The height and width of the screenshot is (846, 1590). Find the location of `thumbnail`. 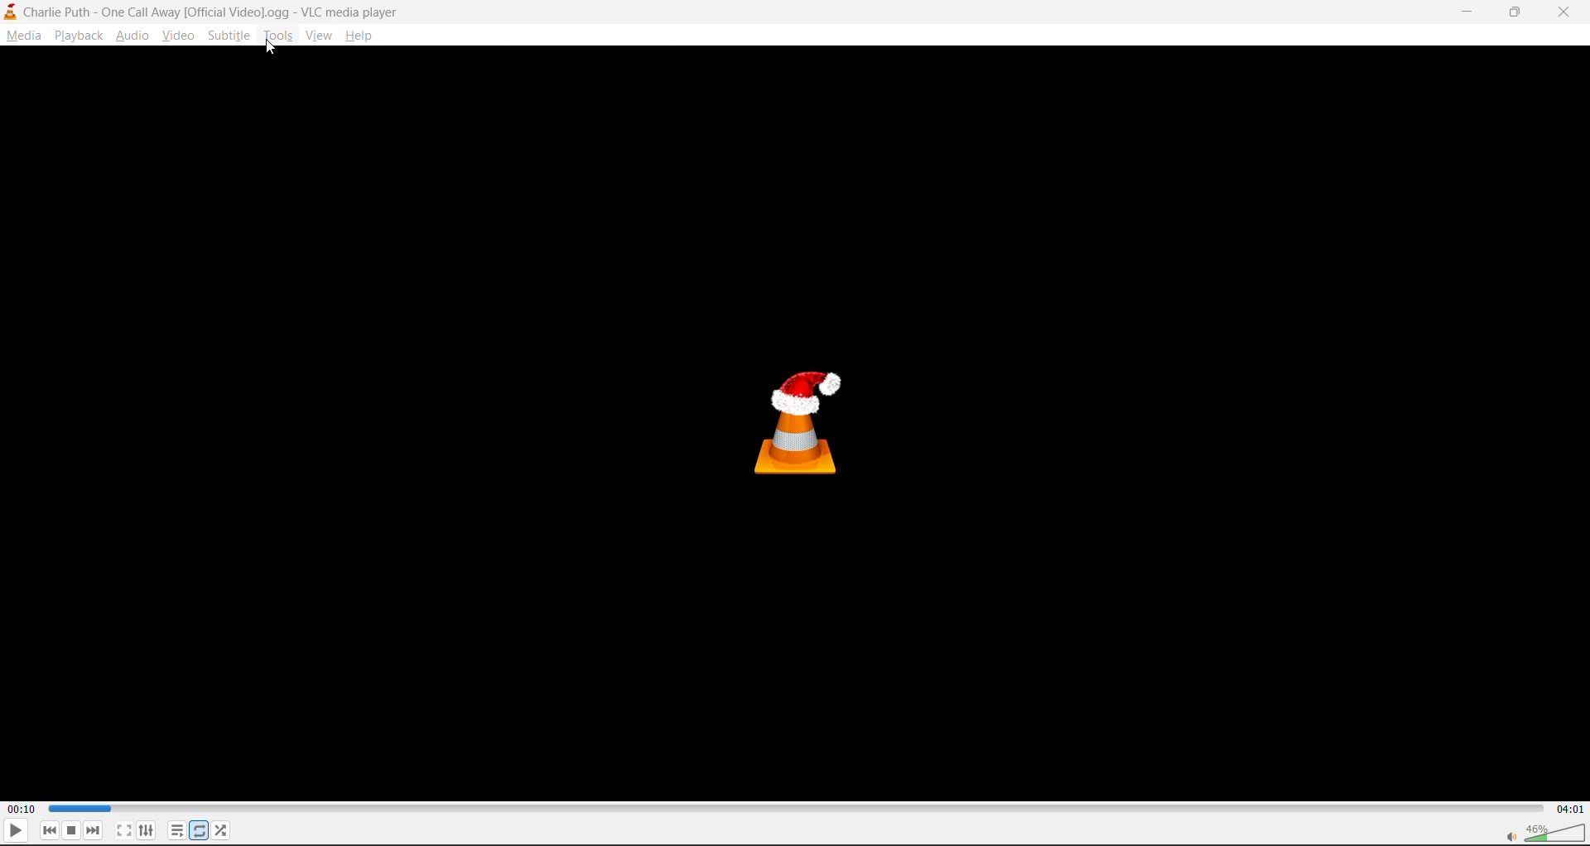

thumbnail is located at coordinates (798, 418).